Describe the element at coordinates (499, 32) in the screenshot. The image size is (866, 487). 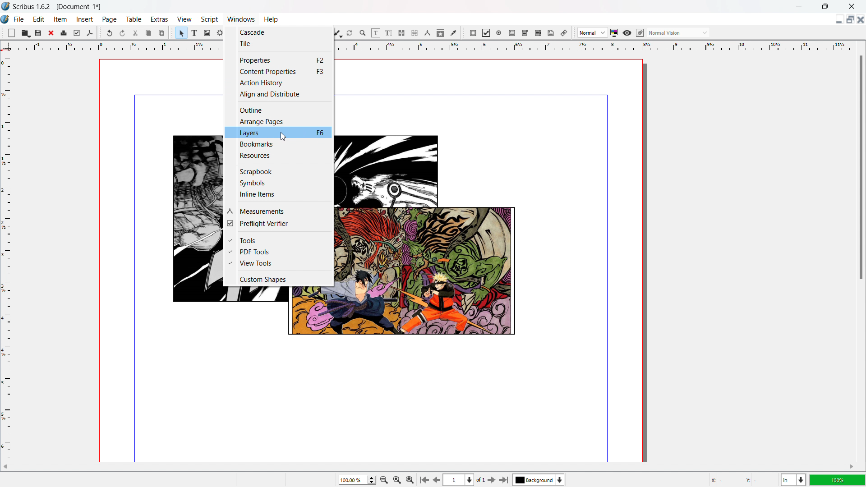
I see `pdf radio button` at that location.